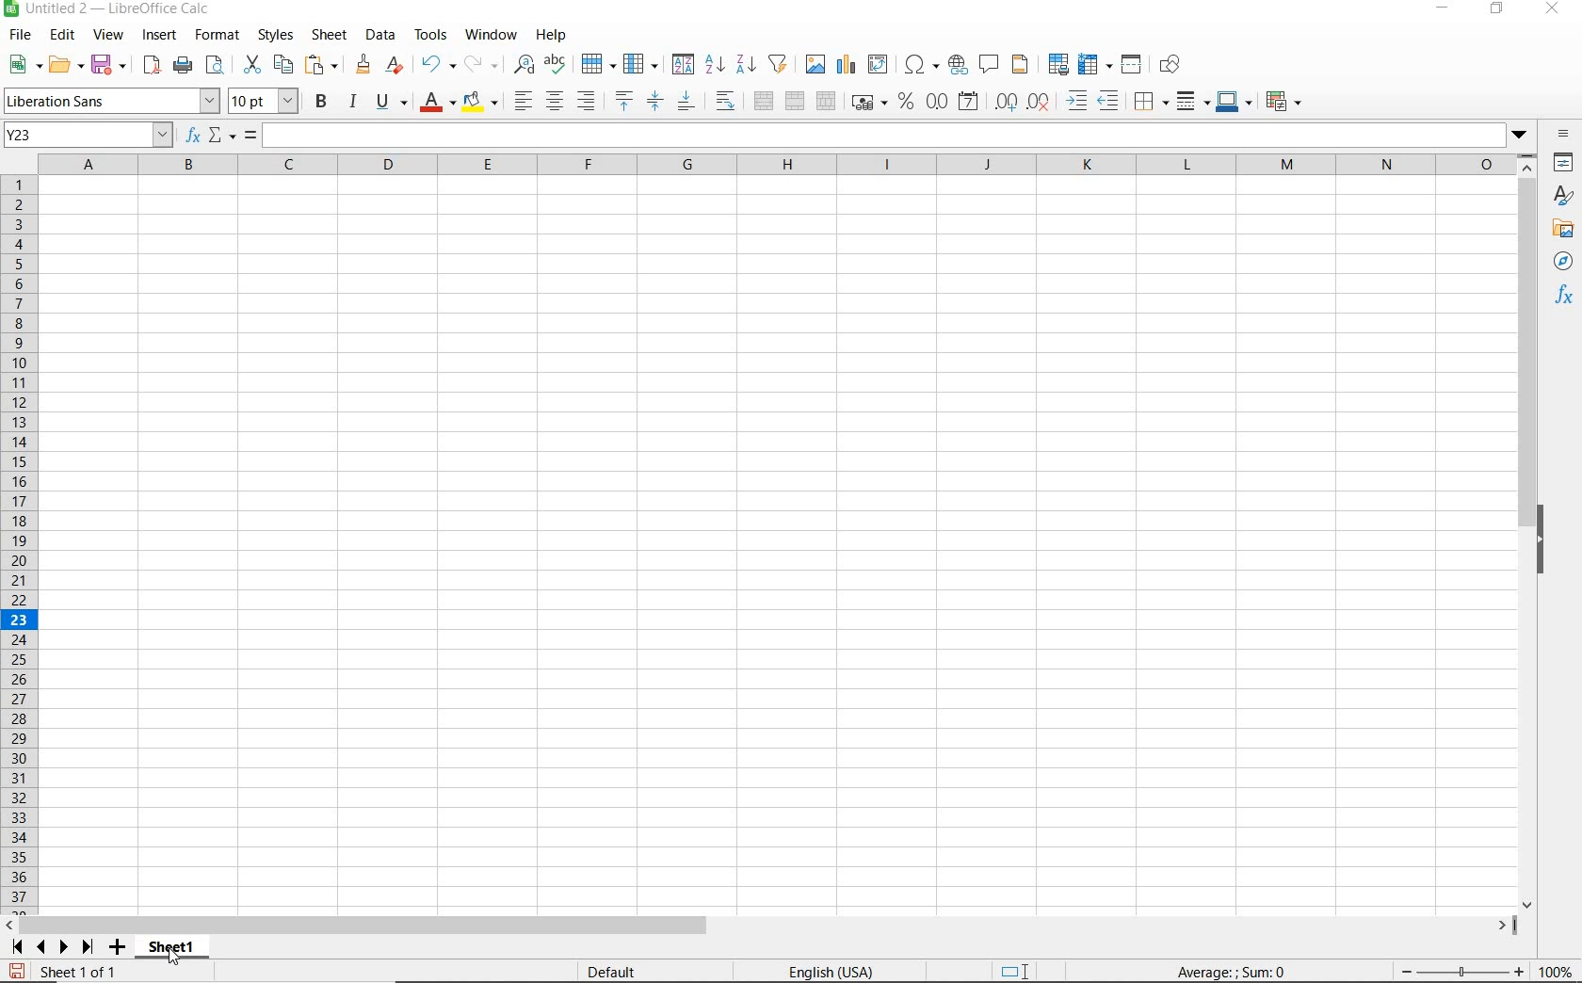  I want to click on FORMULA, so click(251, 136).